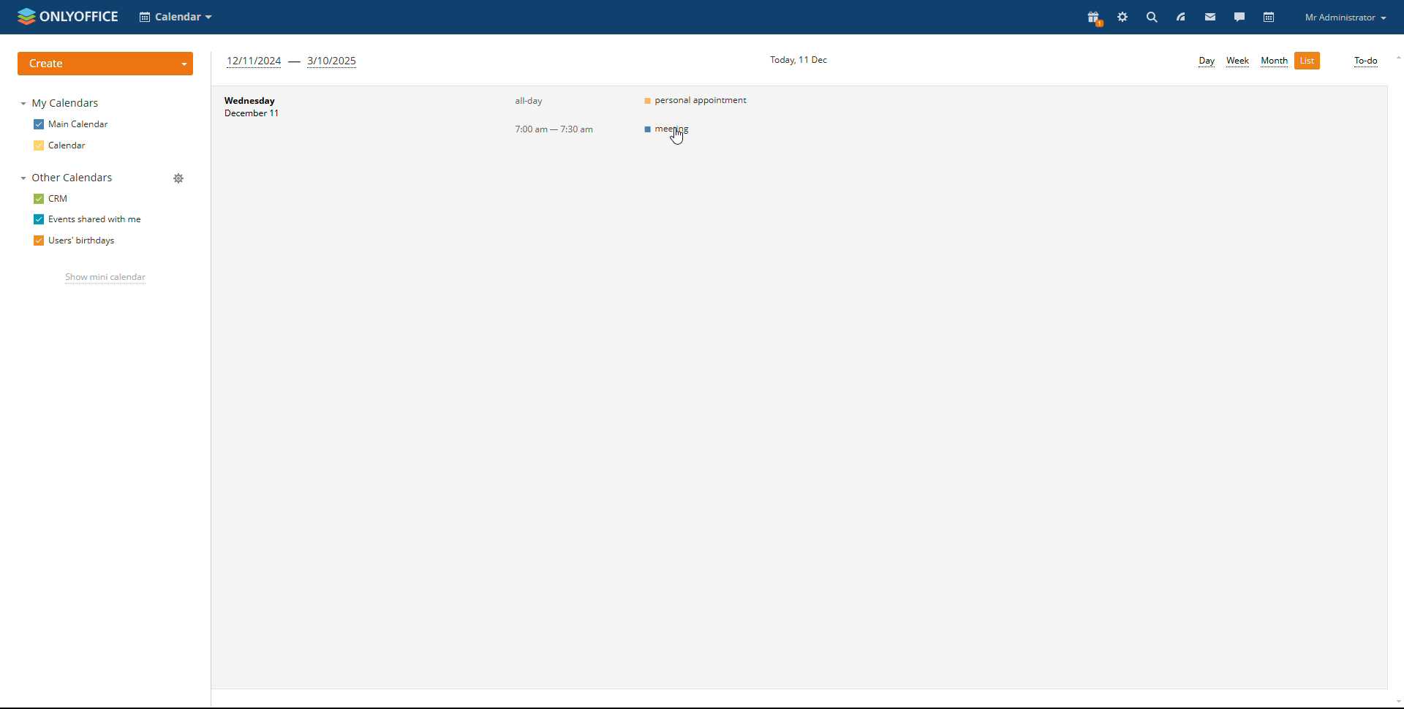 Image resolution: width=1404 pixels, height=709 pixels. Describe the element at coordinates (795, 58) in the screenshot. I see `current date` at that location.